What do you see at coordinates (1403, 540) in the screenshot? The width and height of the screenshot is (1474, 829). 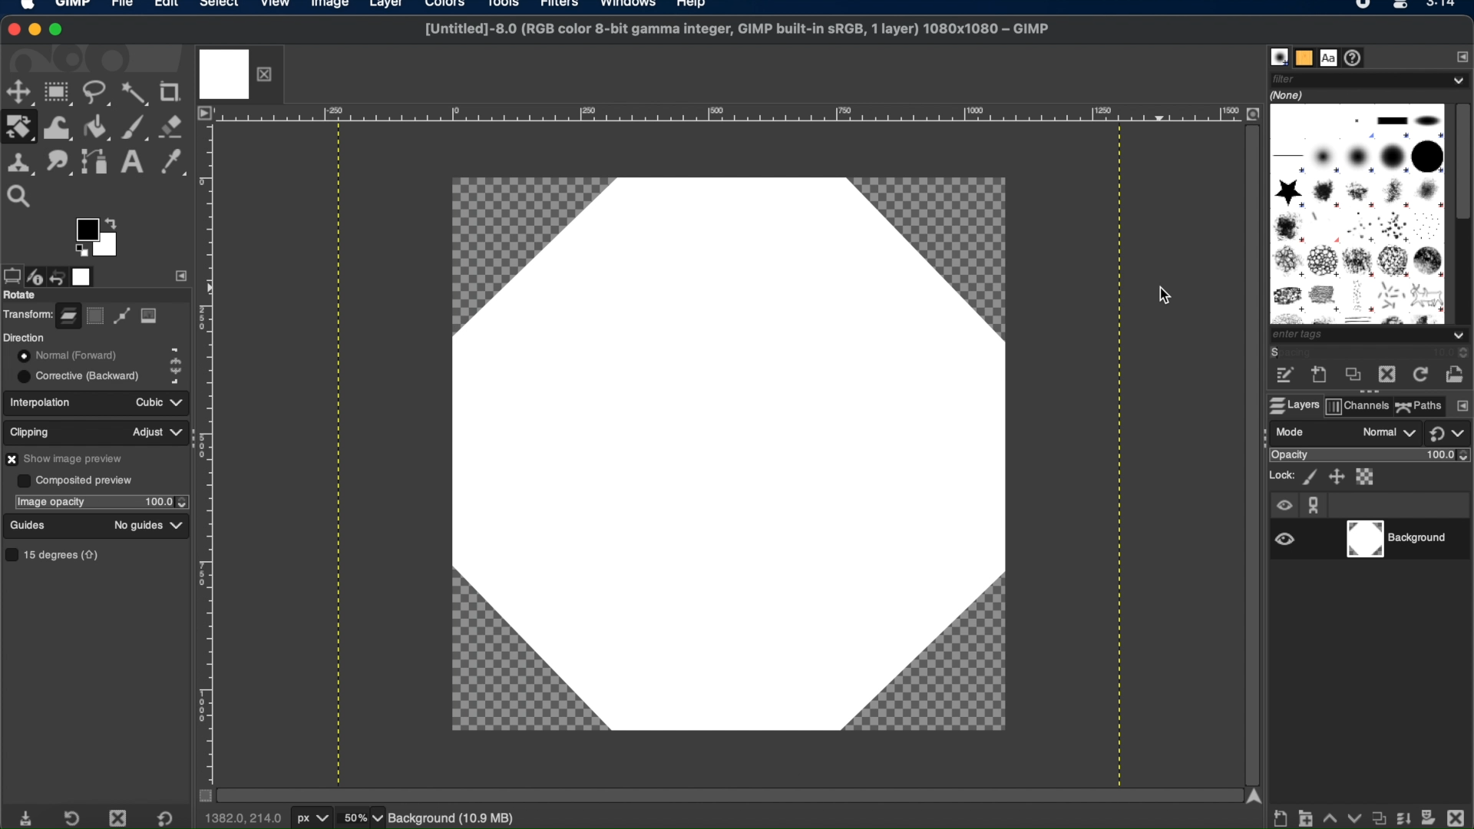 I see `background` at bounding box center [1403, 540].